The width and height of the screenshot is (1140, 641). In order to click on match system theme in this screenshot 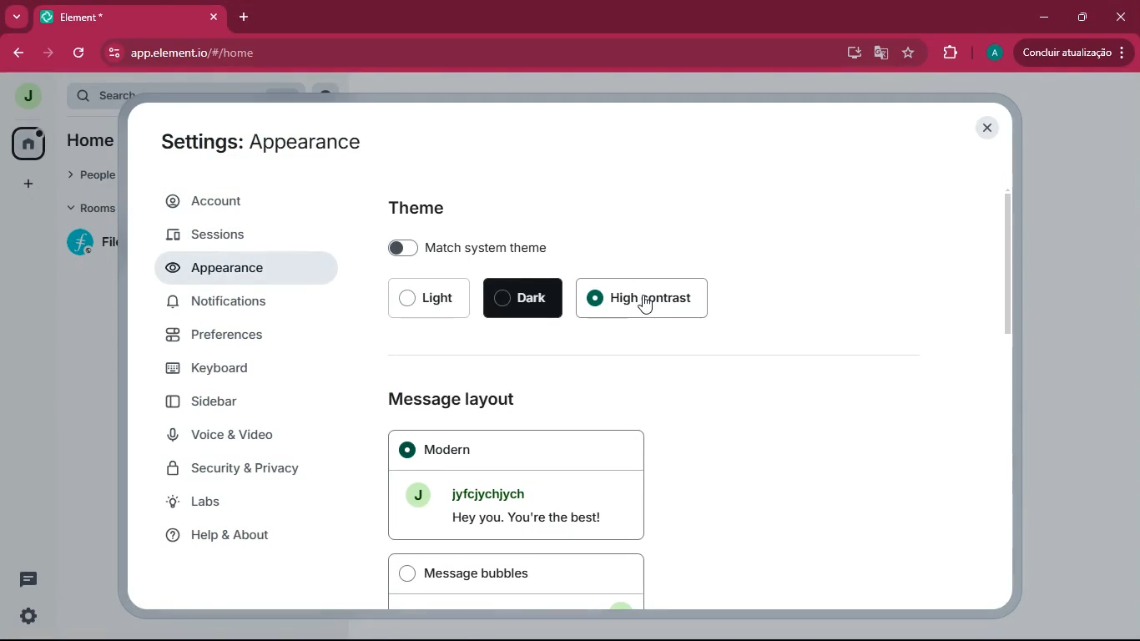, I will do `click(571, 247)`.